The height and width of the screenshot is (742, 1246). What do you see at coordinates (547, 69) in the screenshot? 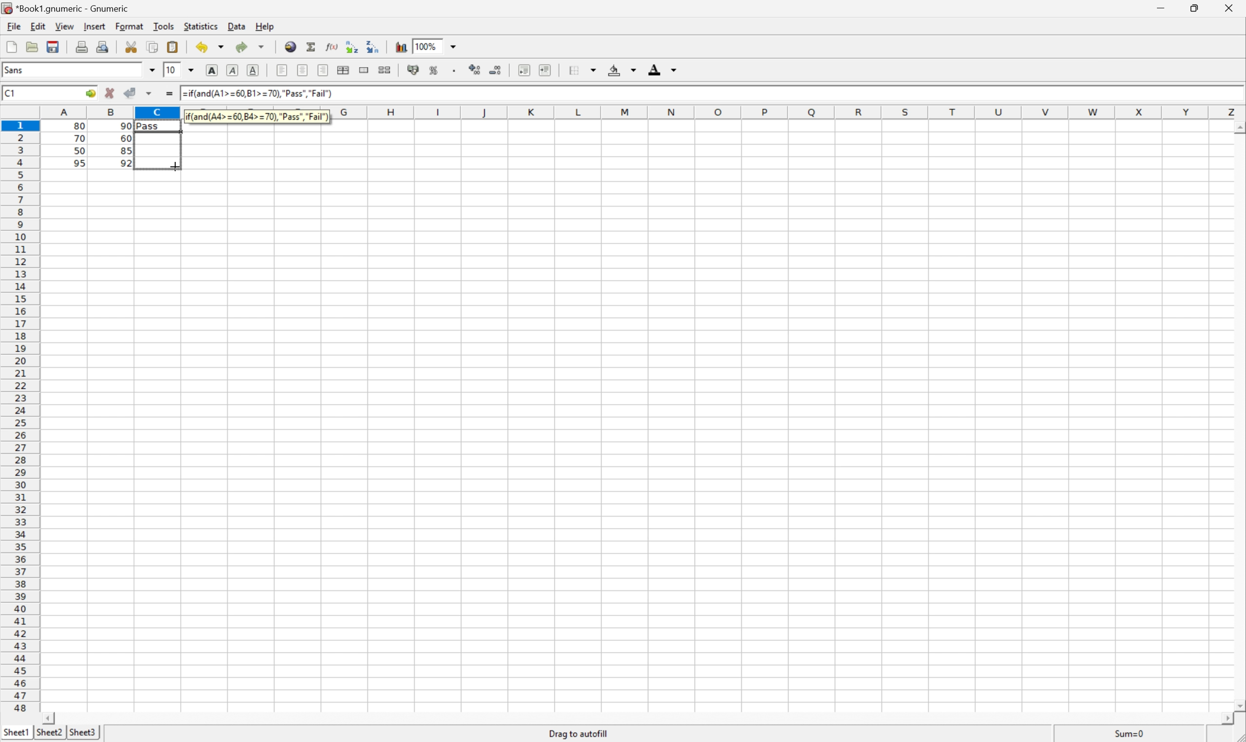
I see `Increase indent, and align the contents to the left` at bounding box center [547, 69].